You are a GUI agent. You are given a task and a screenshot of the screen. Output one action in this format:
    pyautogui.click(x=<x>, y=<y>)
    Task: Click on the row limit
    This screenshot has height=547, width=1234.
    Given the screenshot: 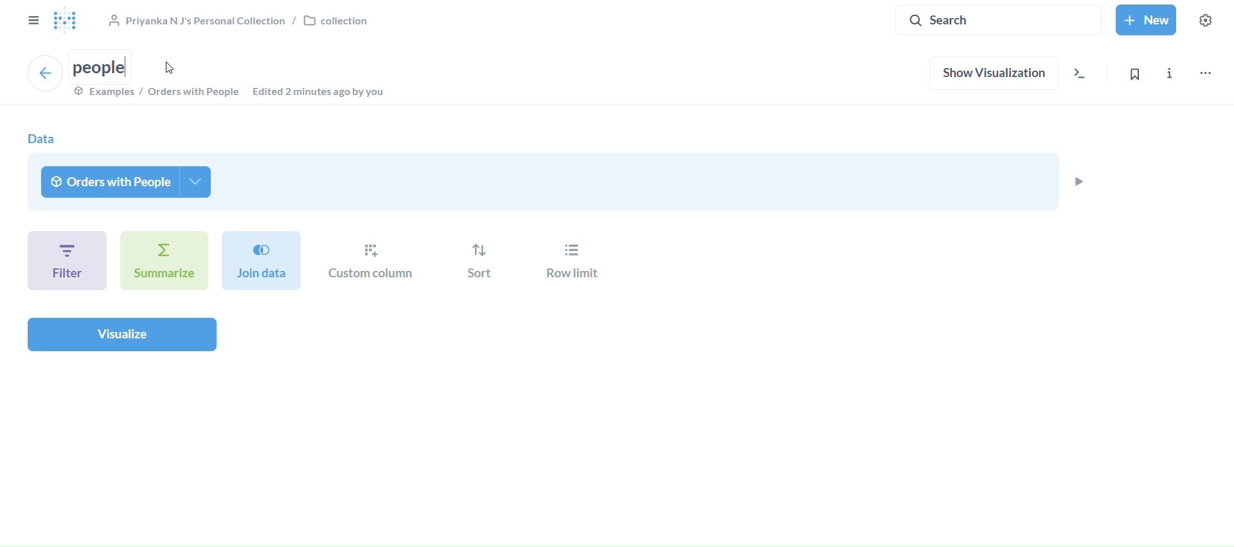 What is the action you would take?
    pyautogui.click(x=568, y=263)
    